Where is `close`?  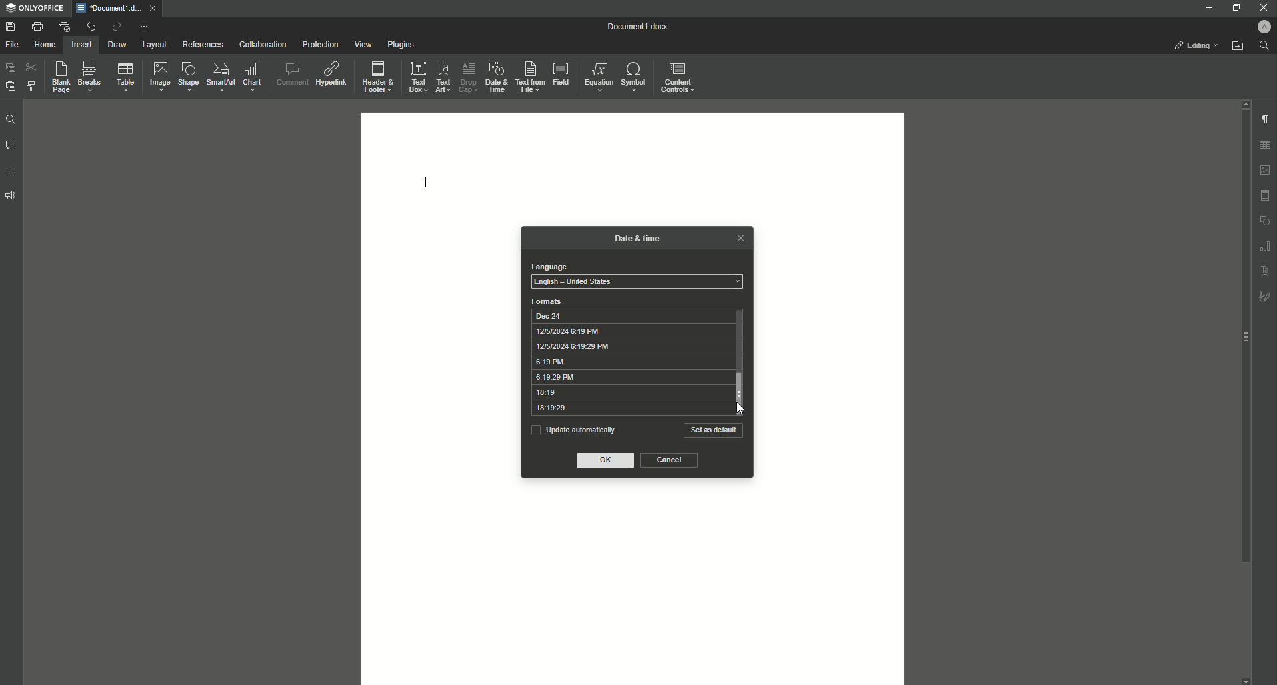 close is located at coordinates (740, 237).